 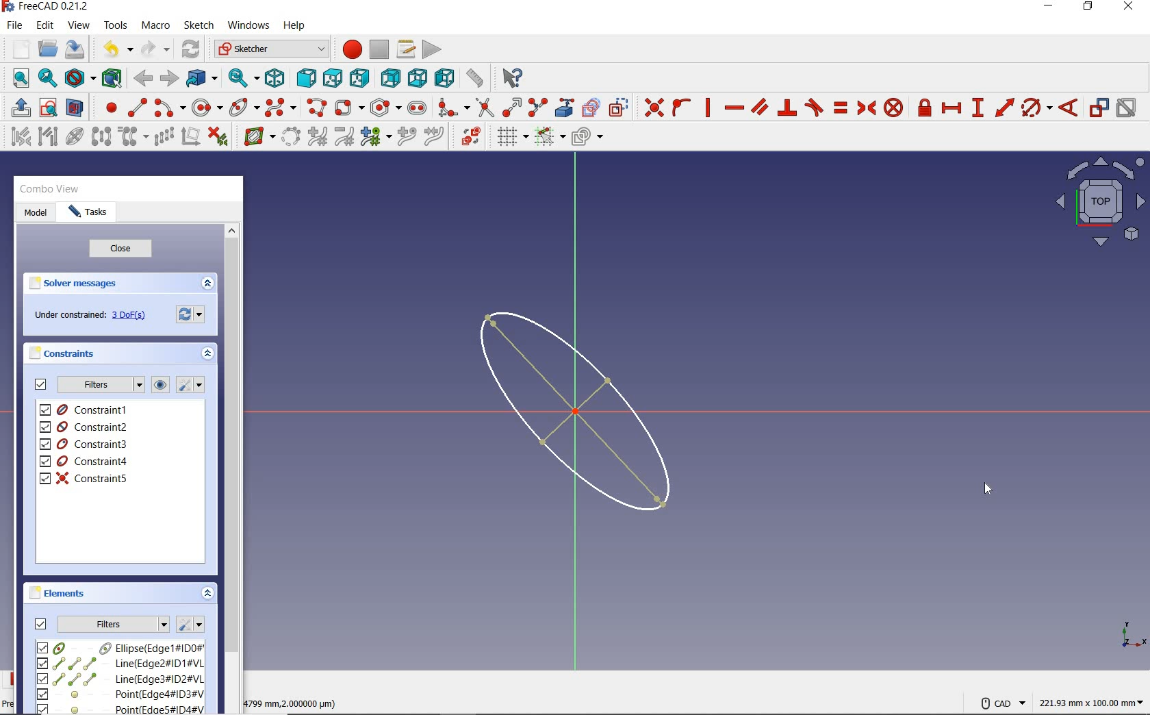 I want to click on fit all, so click(x=17, y=79).